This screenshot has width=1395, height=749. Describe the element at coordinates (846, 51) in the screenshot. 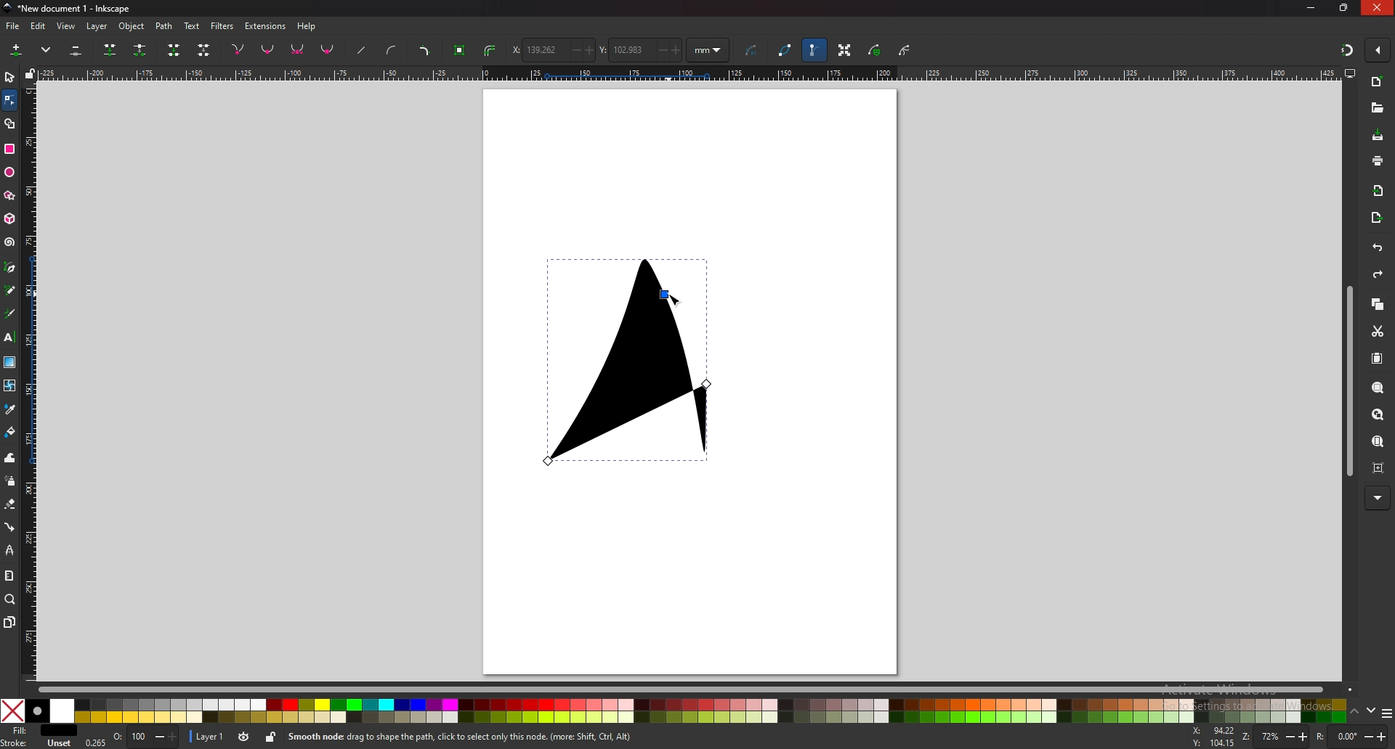

I see `show transformation handle` at that location.